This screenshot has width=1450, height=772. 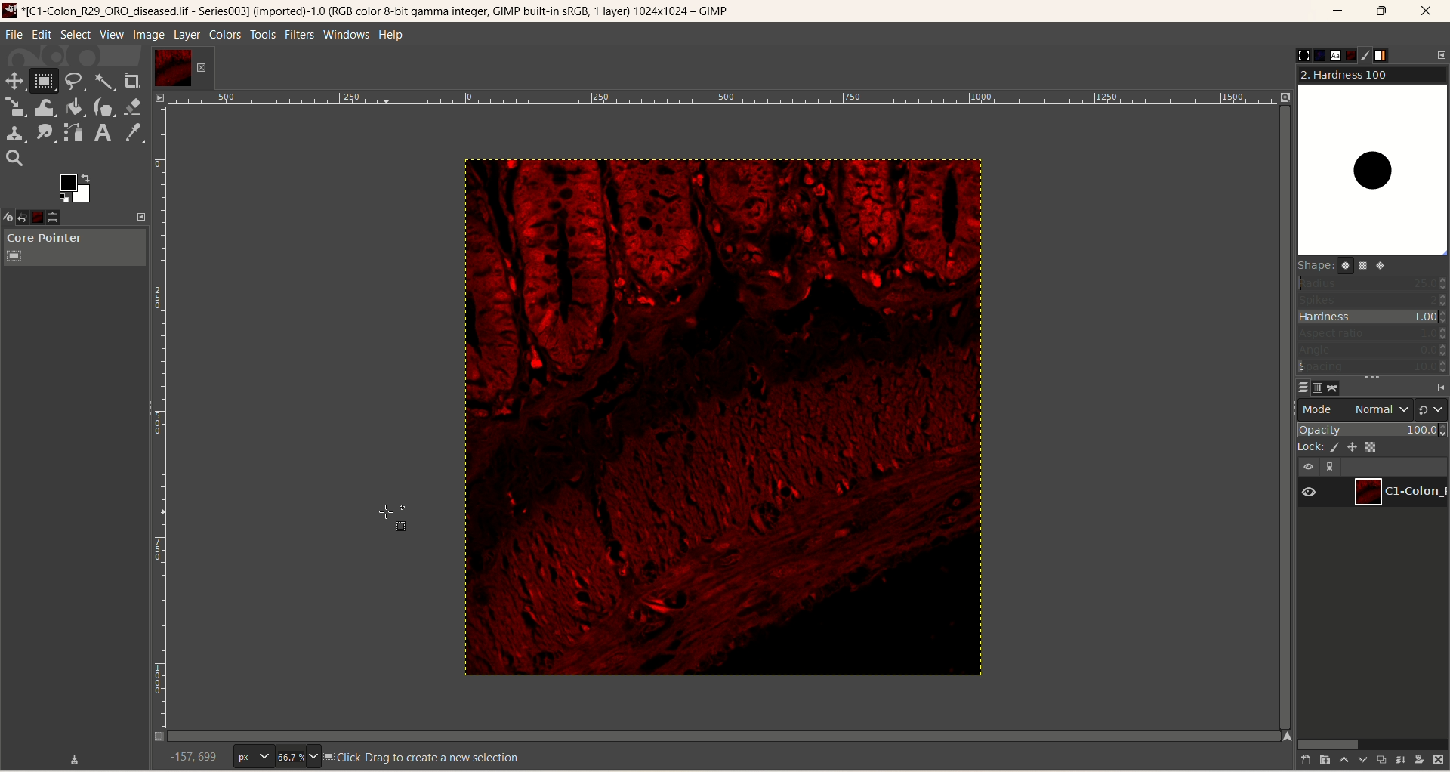 I want to click on configure this tab, so click(x=1440, y=388).